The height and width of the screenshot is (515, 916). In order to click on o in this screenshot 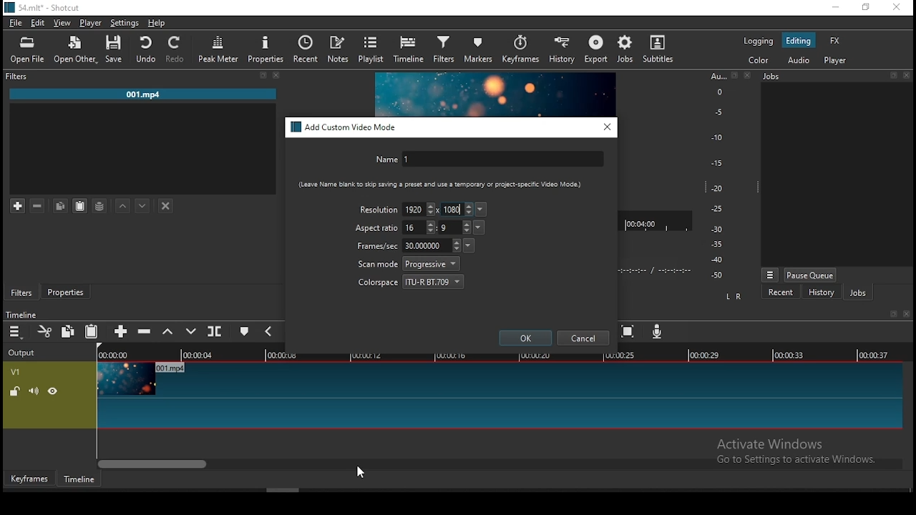, I will do `click(714, 91)`.